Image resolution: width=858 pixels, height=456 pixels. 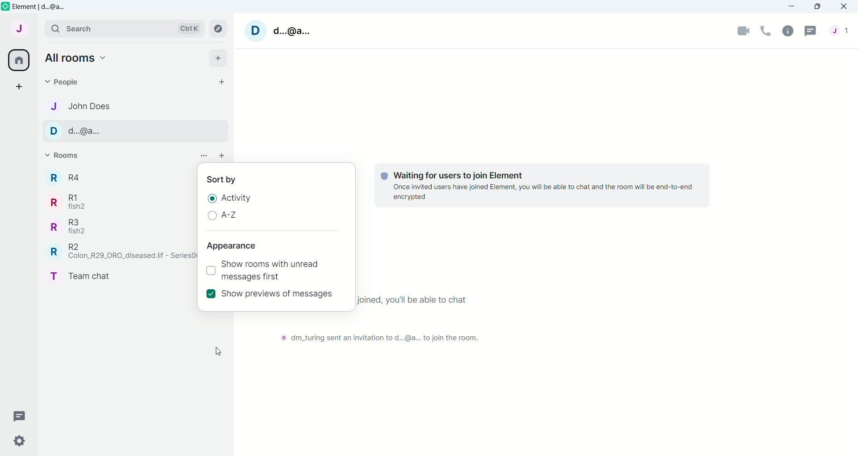 What do you see at coordinates (791, 6) in the screenshot?
I see `Minimize` at bounding box center [791, 6].